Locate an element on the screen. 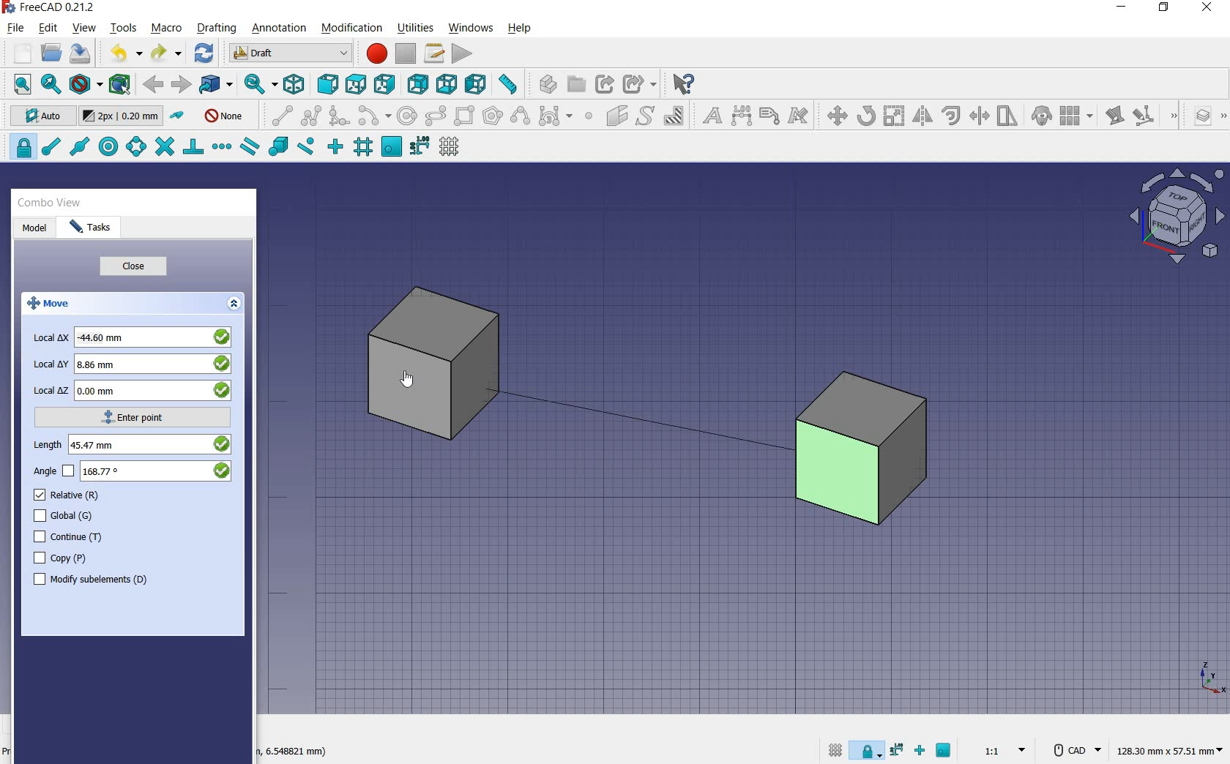 This screenshot has height=764, width=1230. tasks is located at coordinates (92, 226).